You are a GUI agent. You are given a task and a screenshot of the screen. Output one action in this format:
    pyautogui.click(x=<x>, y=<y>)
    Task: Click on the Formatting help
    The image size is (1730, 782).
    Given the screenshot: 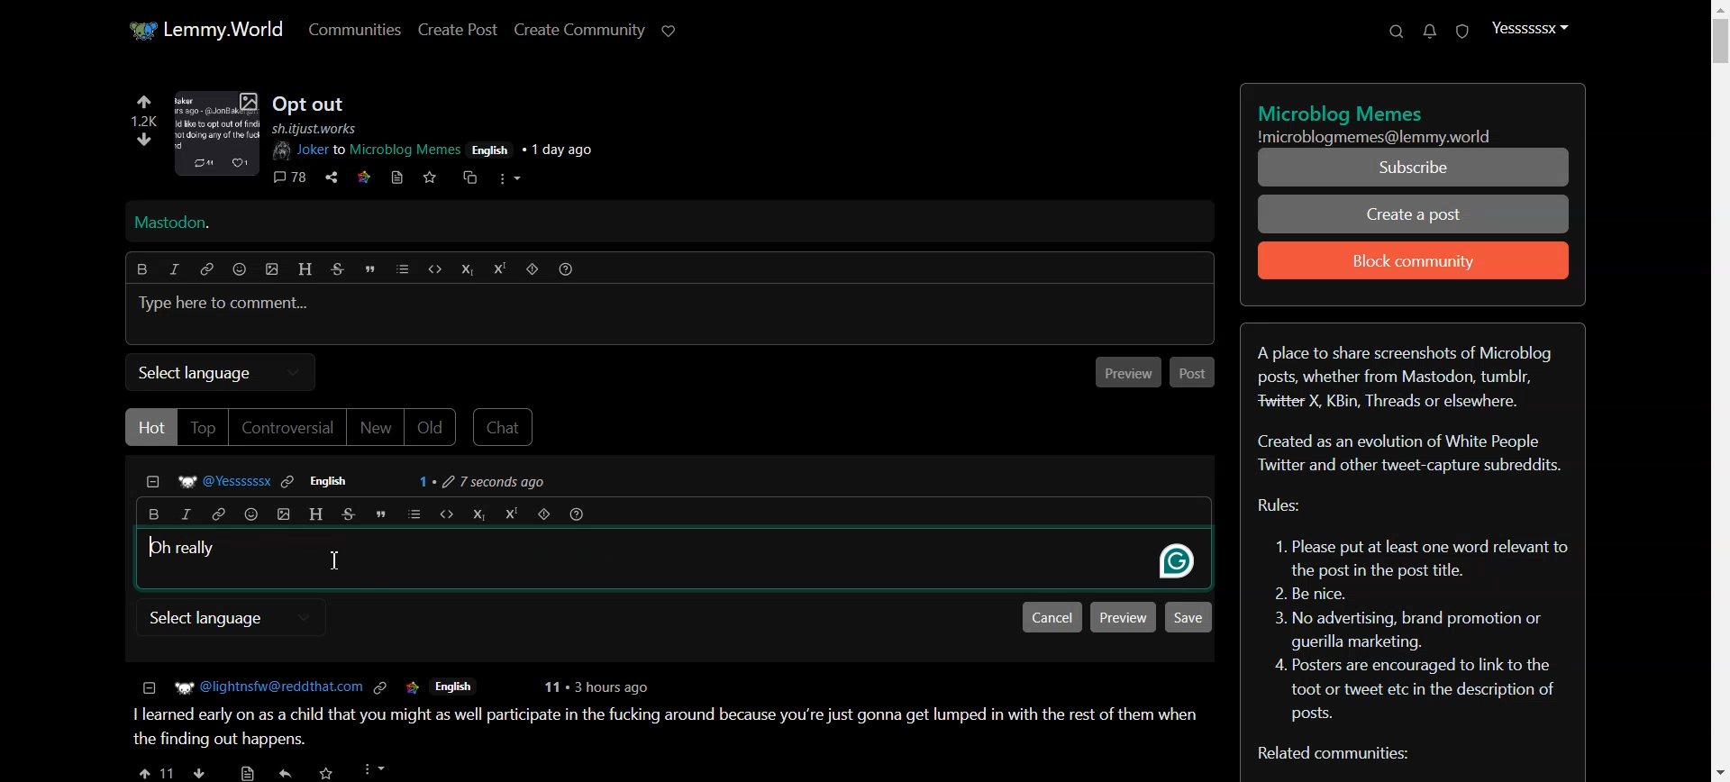 What is the action you would take?
    pyautogui.click(x=578, y=515)
    